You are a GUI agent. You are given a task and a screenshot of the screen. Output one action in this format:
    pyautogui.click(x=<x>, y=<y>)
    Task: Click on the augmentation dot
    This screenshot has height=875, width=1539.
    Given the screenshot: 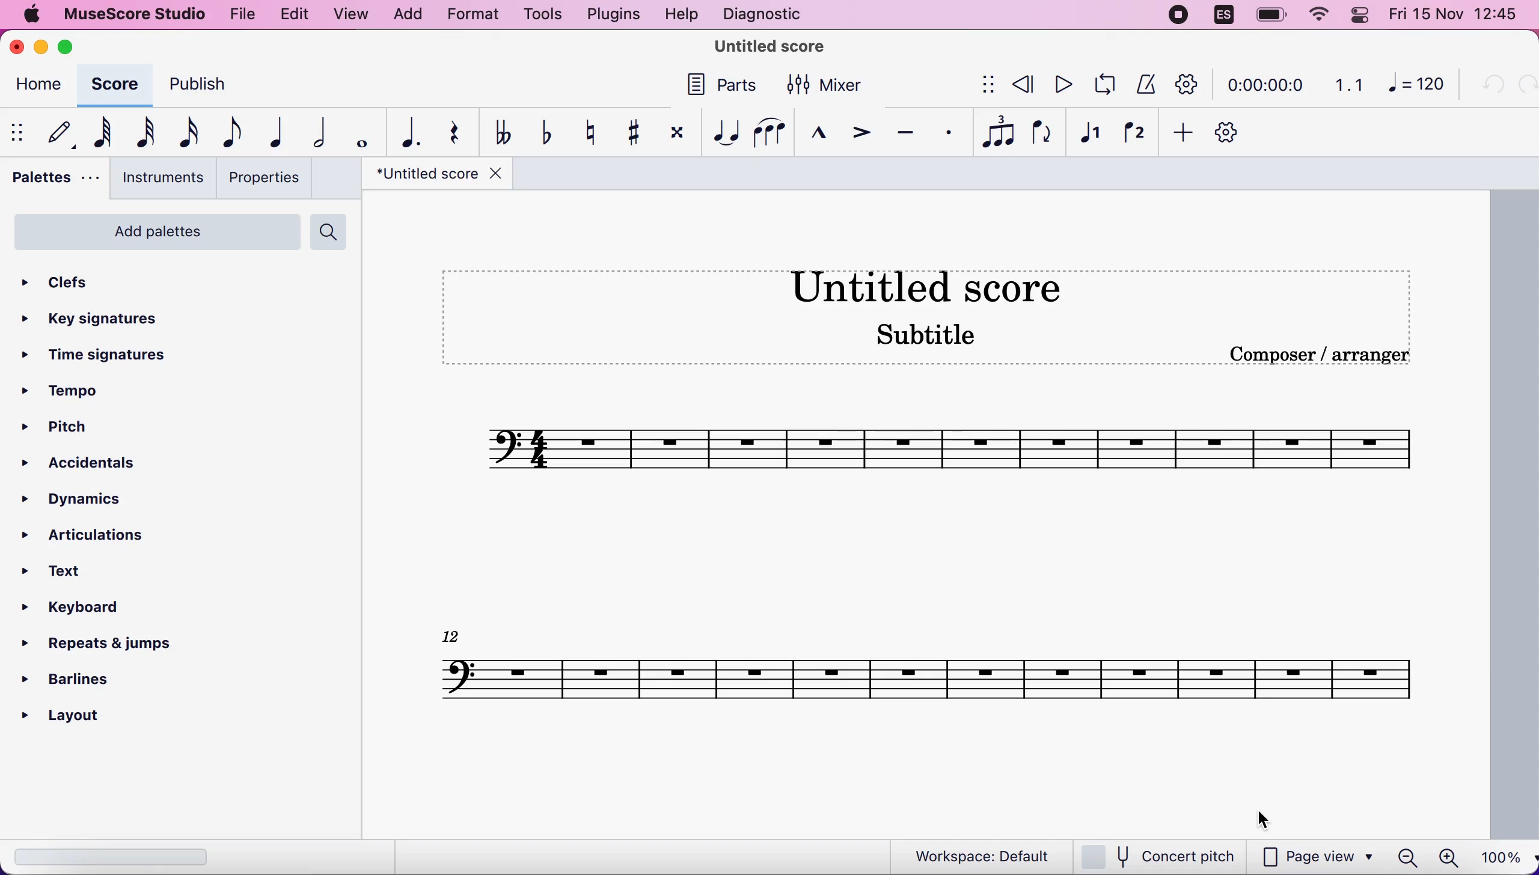 What is the action you would take?
    pyautogui.click(x=406, y=131)
    